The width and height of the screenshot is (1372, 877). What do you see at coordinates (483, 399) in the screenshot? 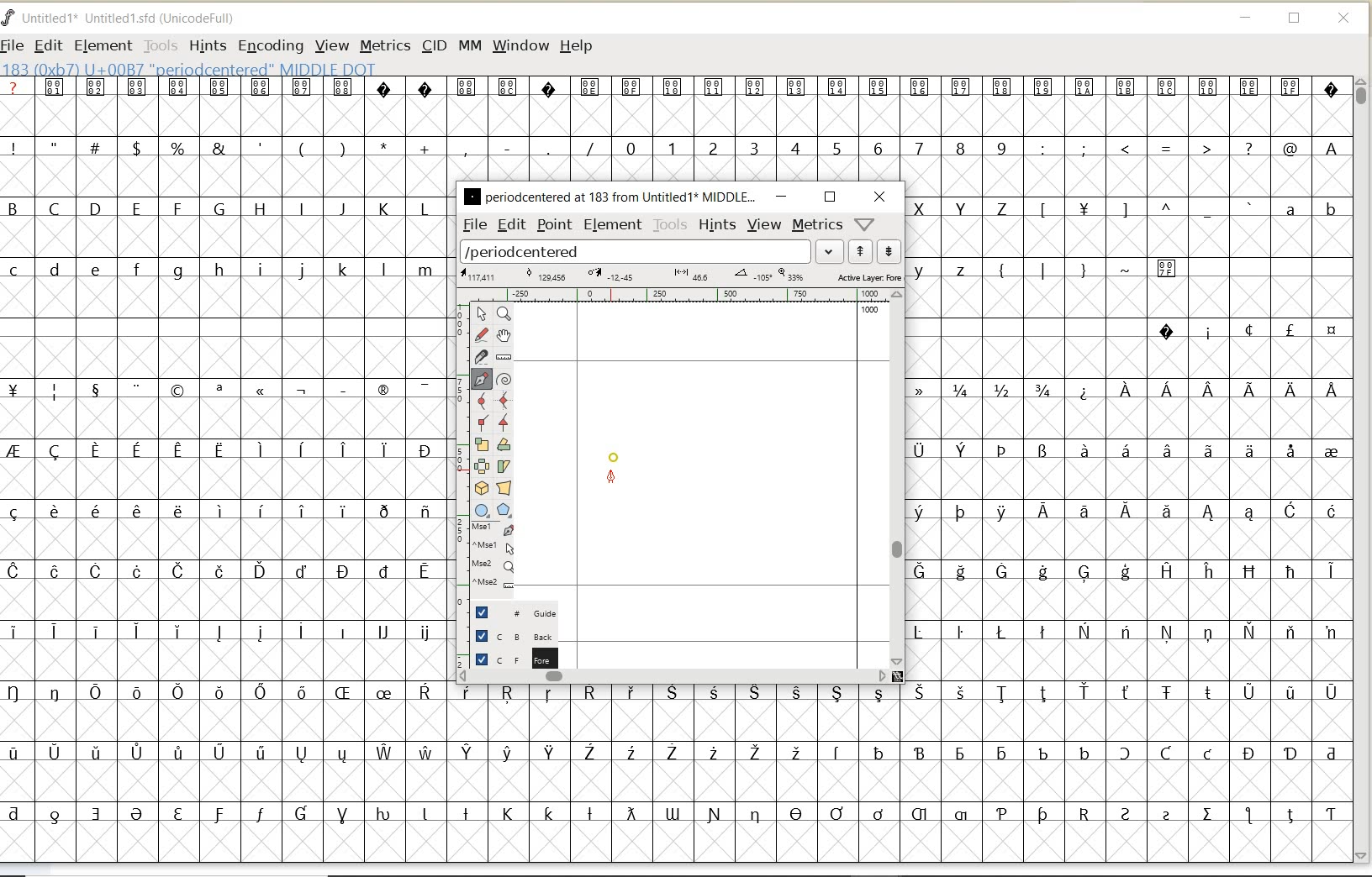
I see `add a curve point` at bounding box center [483, 399].